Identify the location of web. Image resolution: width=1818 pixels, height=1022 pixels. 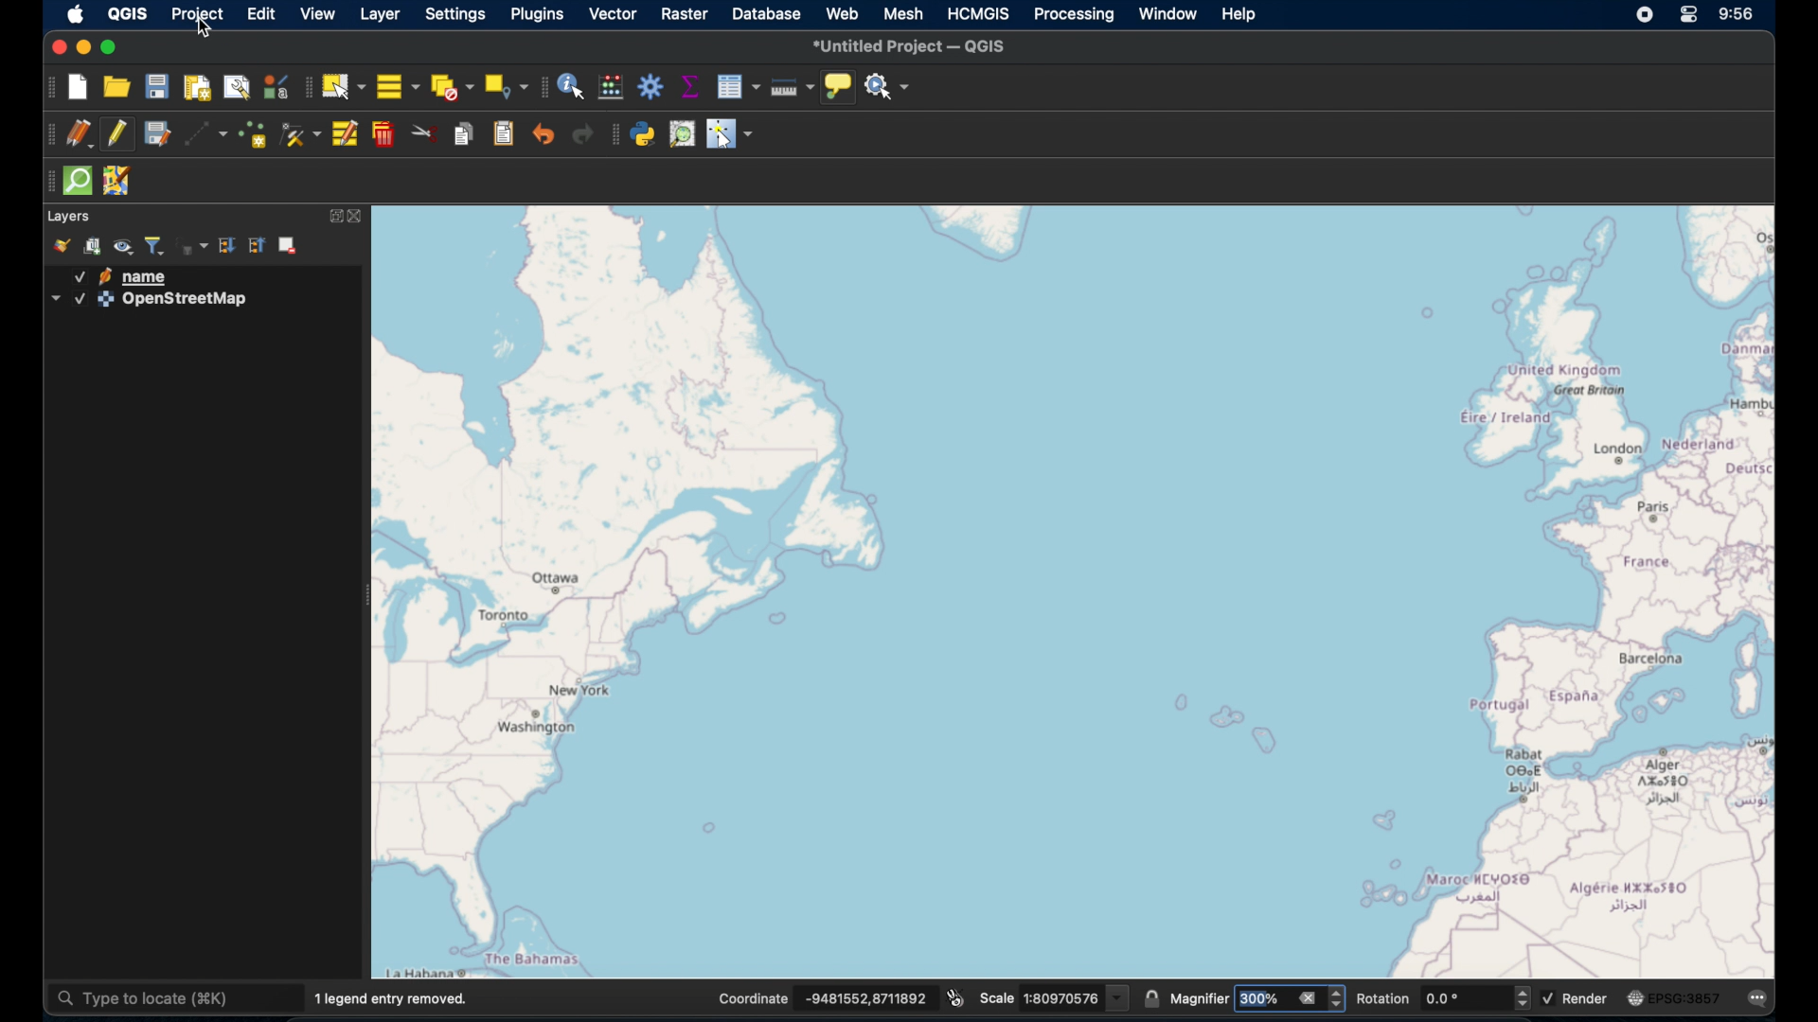
(843, 13).